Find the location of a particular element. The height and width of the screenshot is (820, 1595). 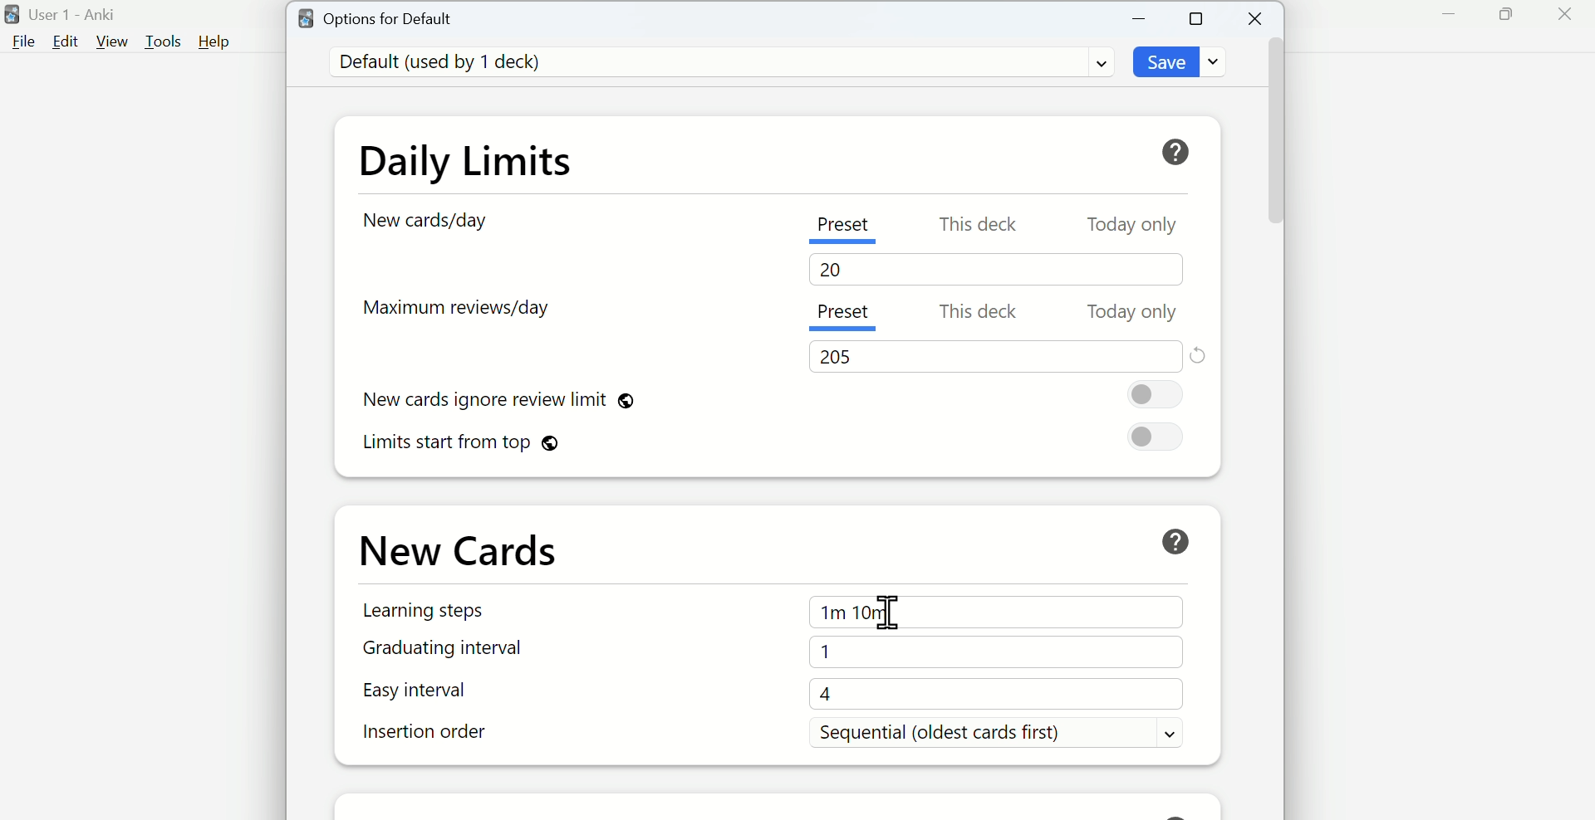

4 is located at coordinates (1001, 696).